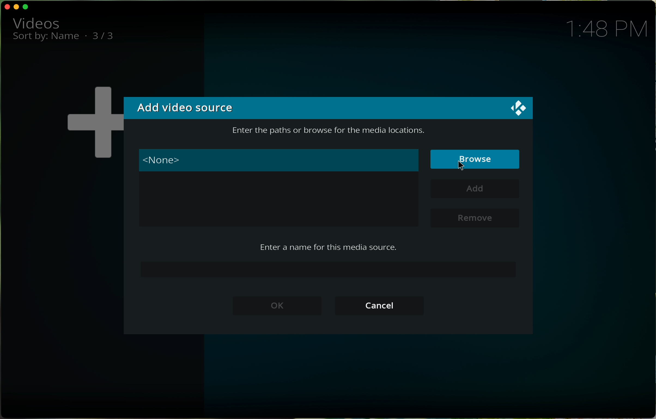  I want to click on cancel button, so click(380, 306).